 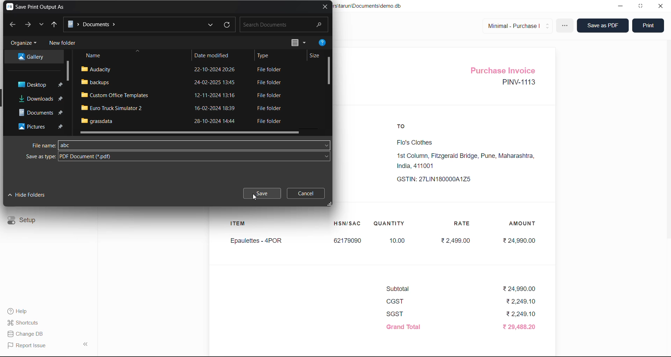 I want to click on Save as type:, so click(x=40, y=158).